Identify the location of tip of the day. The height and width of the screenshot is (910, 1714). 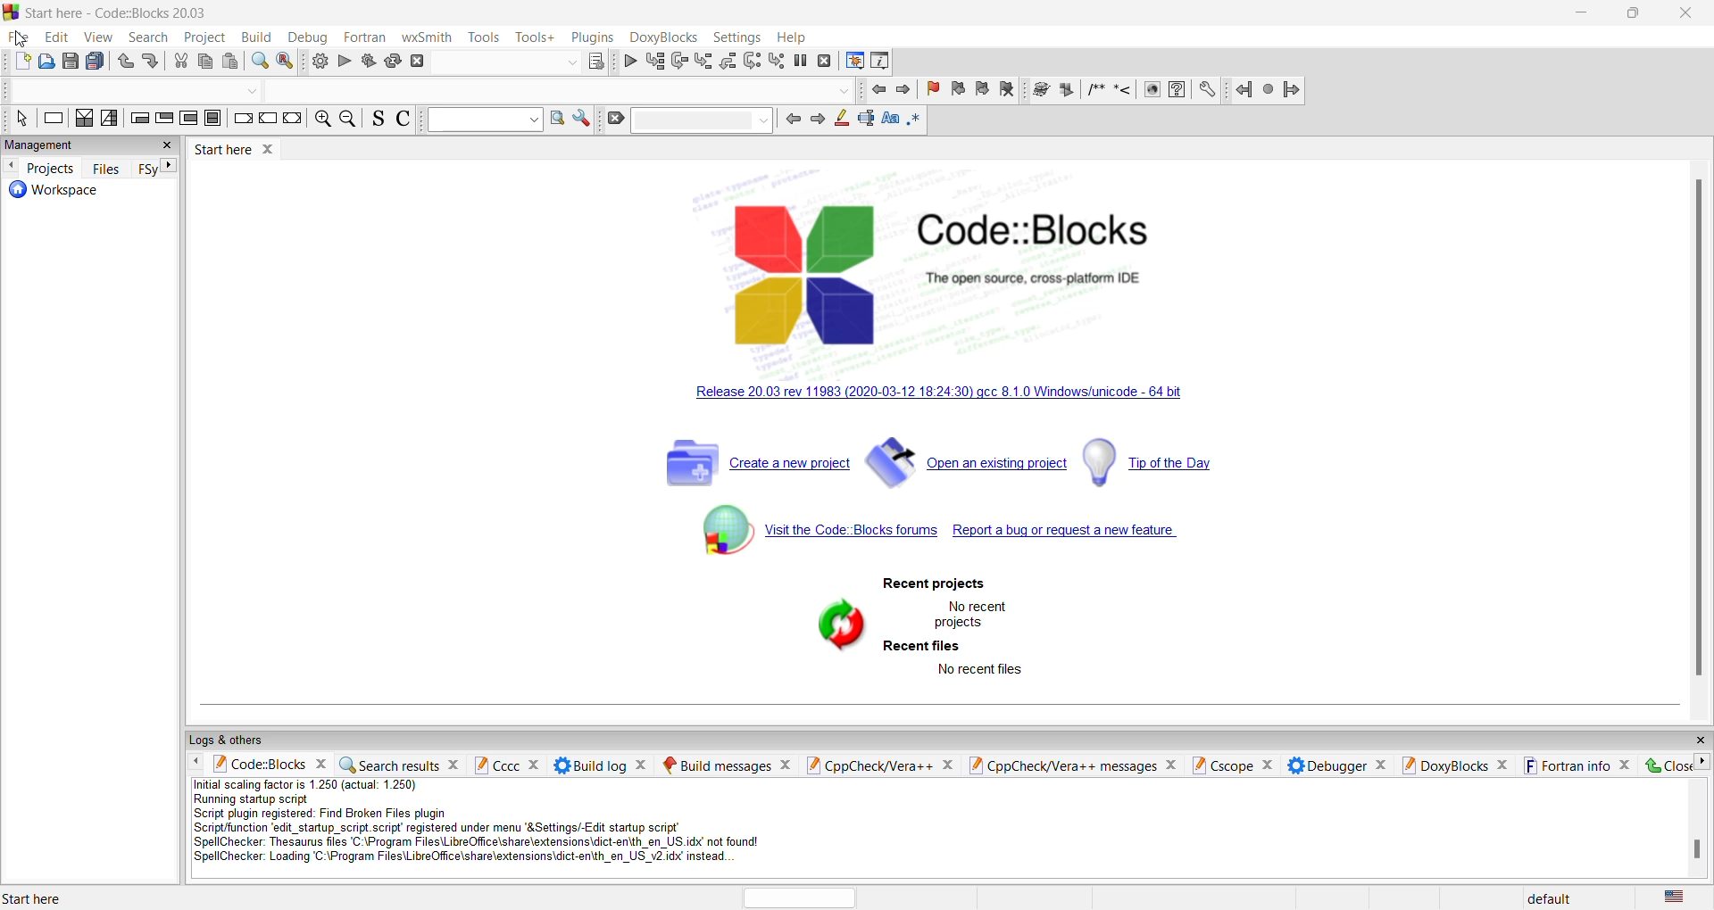
(1150, 458).